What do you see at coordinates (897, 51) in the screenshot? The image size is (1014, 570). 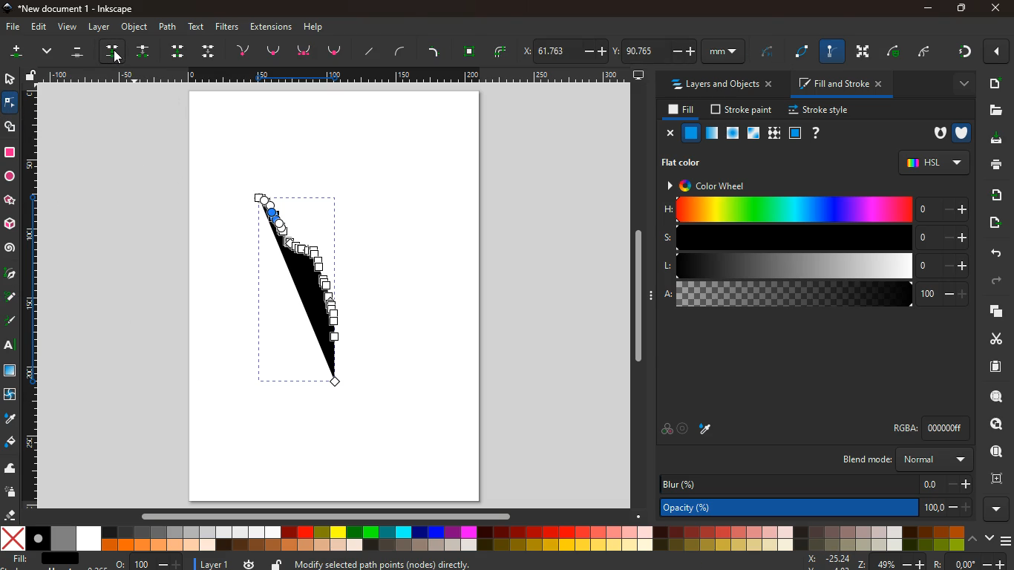 I see `curve` at bounding box center [897, 51].